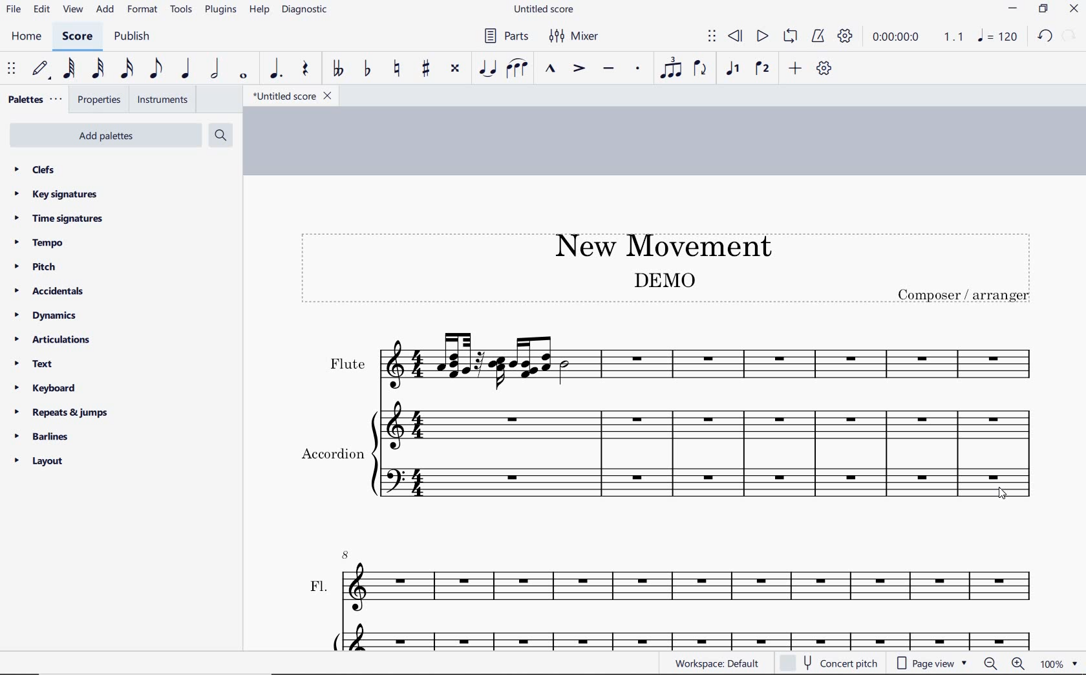  What do you see at coordinates (763, 69) in the screenshot?
I see `voice 2` at bounding box center [763, 69].